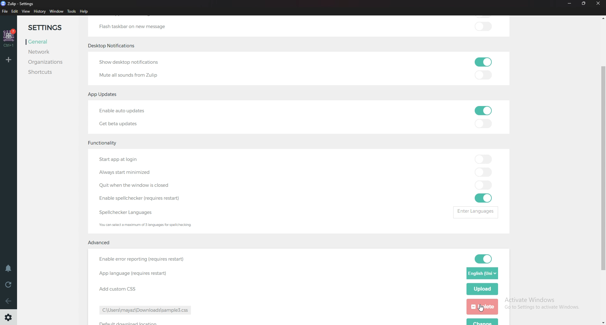  I want to click on Enable Spell Checker, so click(142, 198).